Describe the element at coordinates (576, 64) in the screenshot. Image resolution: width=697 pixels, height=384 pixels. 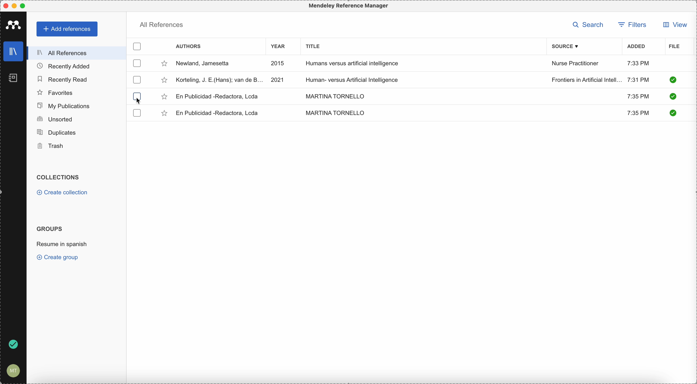
I see `Nurse Practitioner` at that location.